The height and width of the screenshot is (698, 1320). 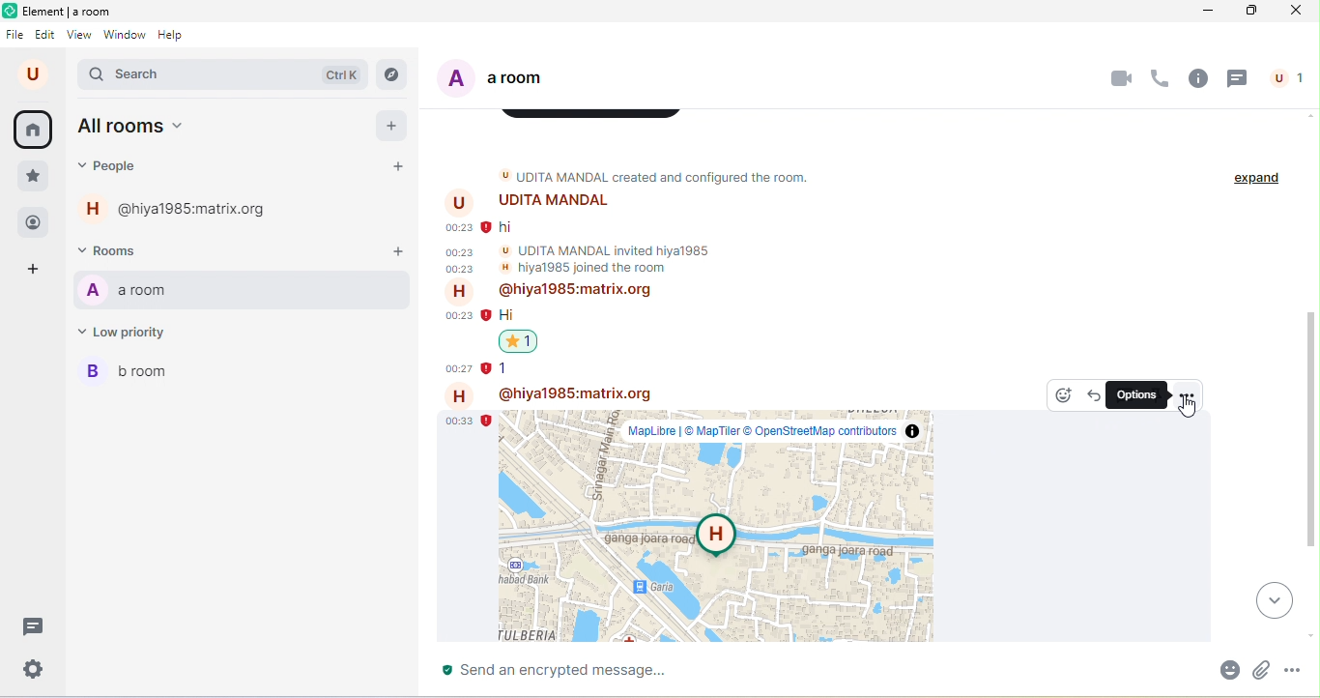 I want to click on emoji, so click(x=1226, y=669).